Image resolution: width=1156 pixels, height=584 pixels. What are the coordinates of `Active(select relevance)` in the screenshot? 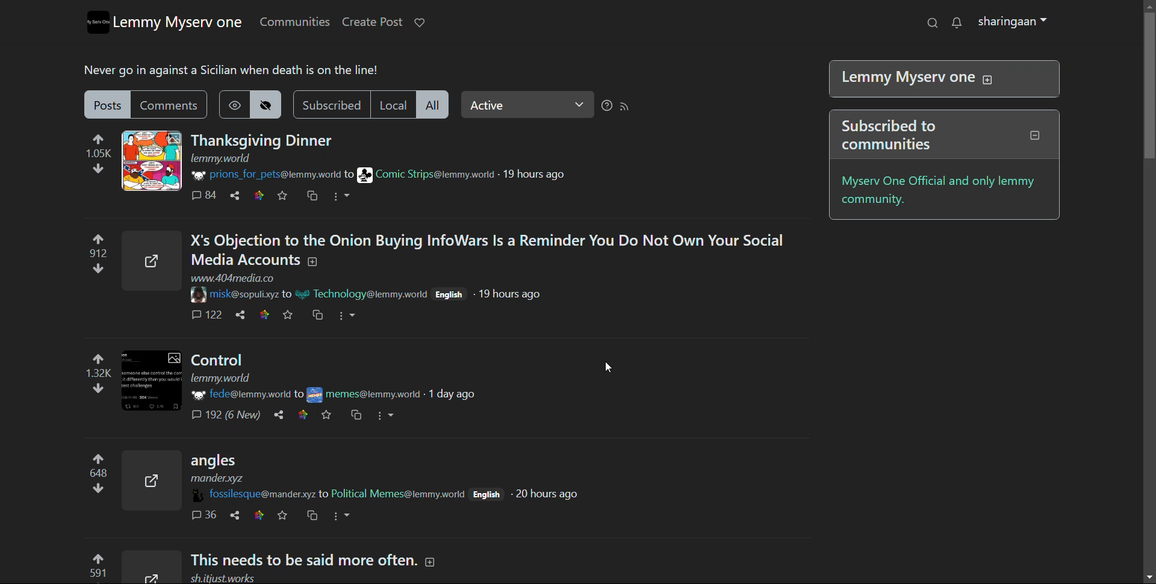 It's located at (528, 105).